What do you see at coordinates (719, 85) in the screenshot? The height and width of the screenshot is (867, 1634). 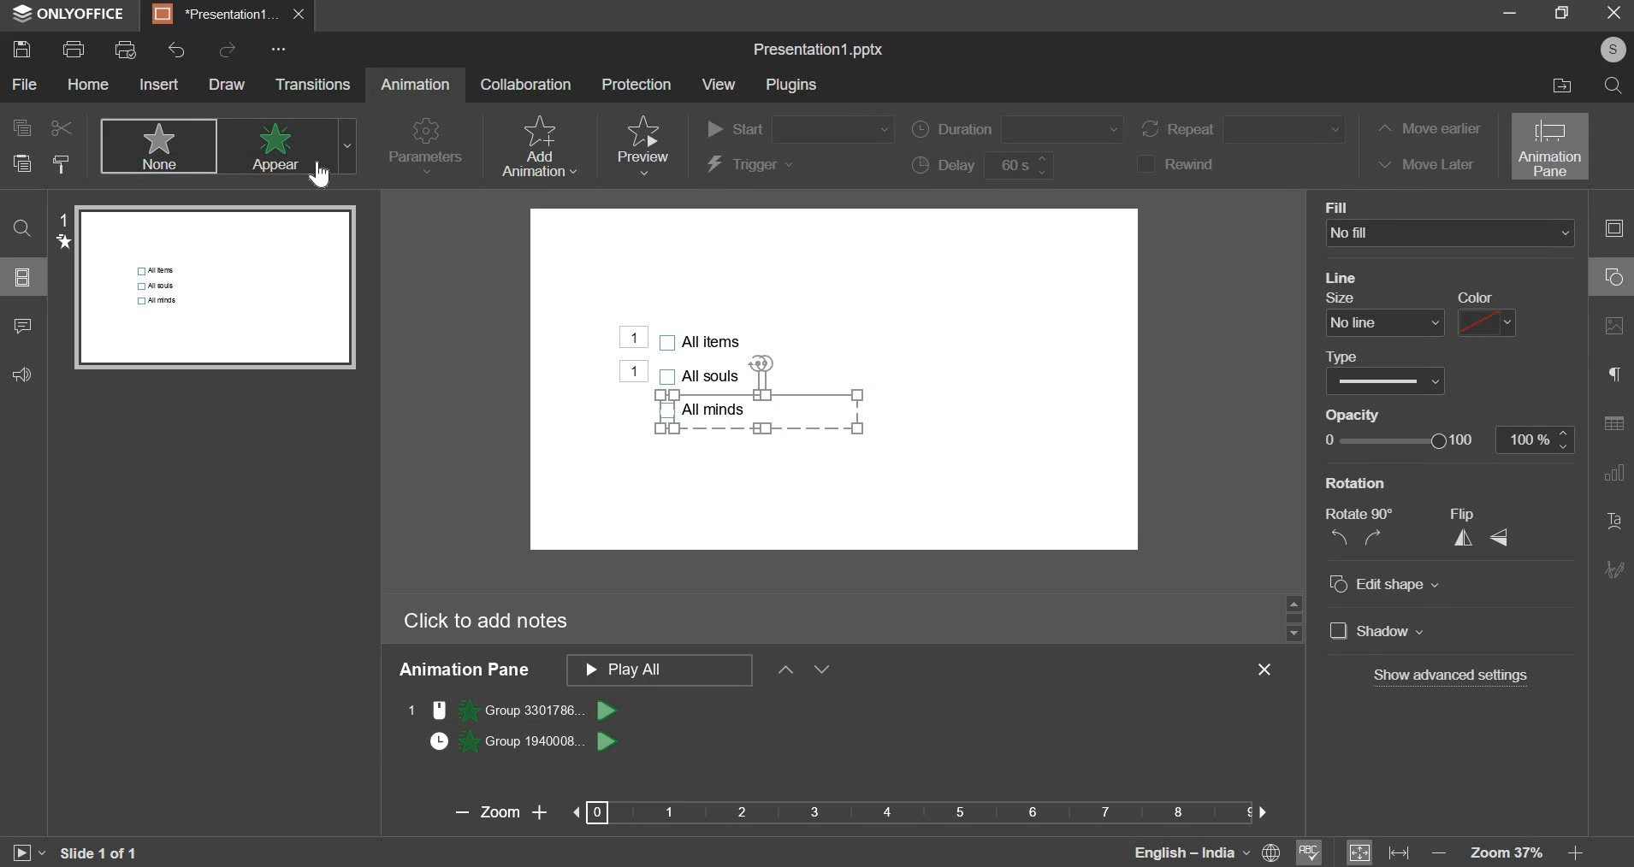 I see `view` at bounding box center [719, 85].